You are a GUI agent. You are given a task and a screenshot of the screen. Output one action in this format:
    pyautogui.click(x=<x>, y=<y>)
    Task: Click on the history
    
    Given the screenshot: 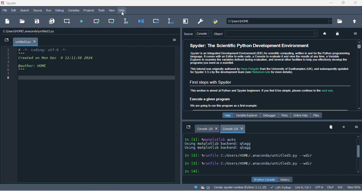 What is the action you would take?
    pyautogui.click(x=289, y=179)
    